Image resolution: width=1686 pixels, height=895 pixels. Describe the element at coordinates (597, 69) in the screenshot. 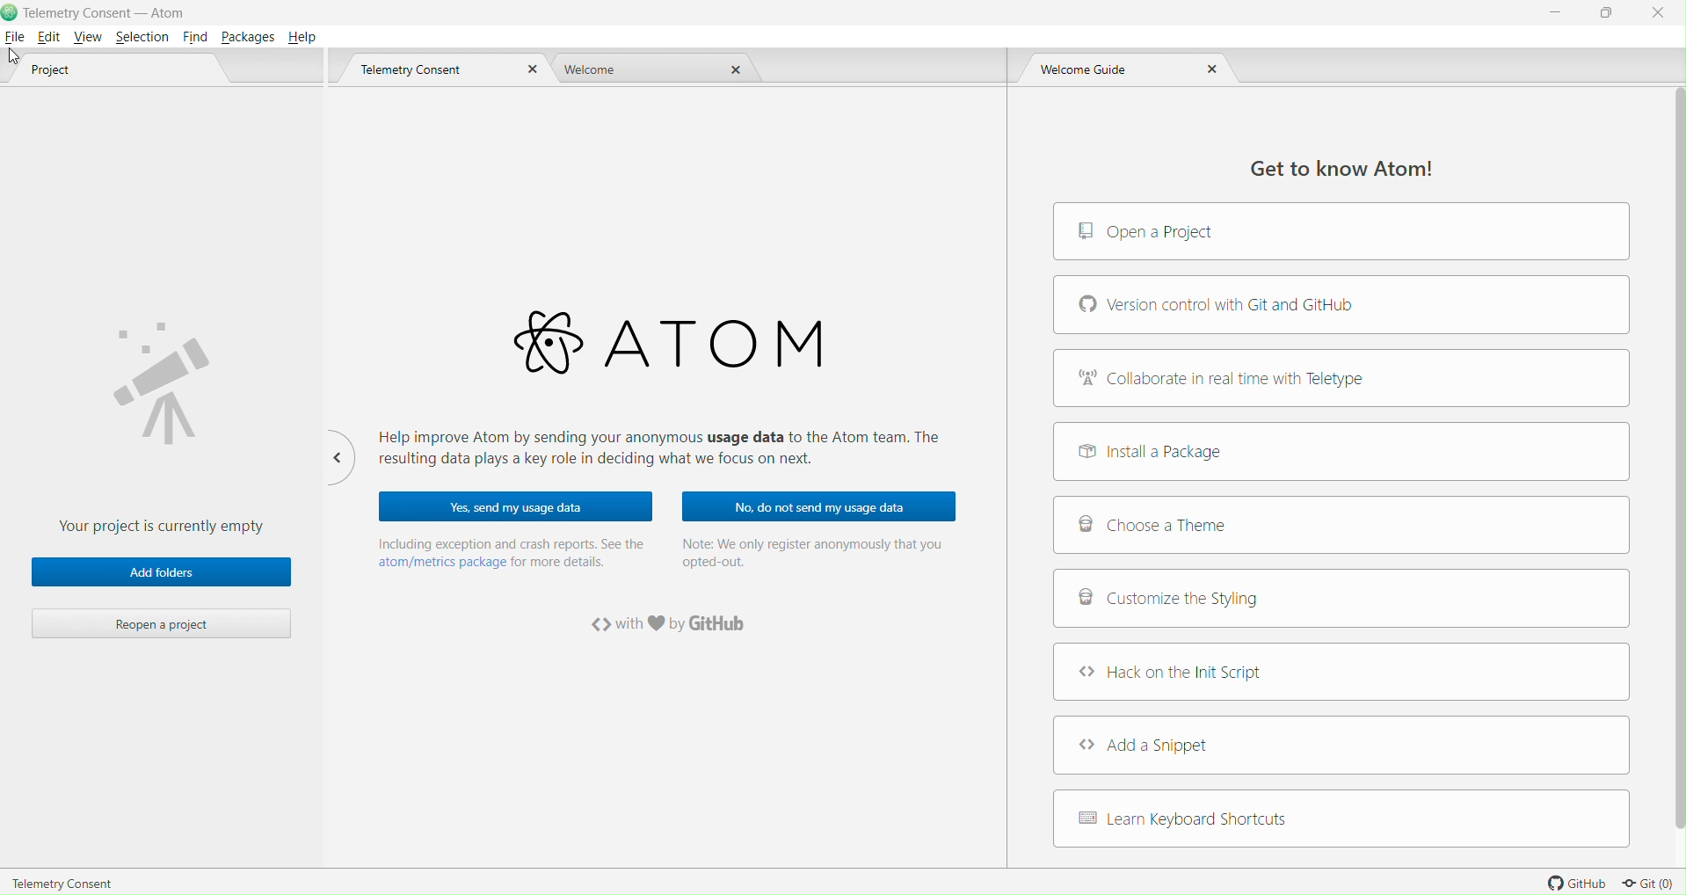

I see `Welcome` at that location.